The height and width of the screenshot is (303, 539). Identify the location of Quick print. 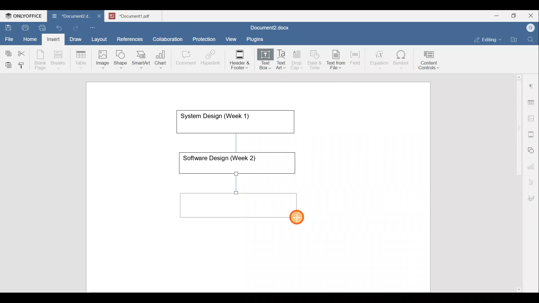
(41, 27).